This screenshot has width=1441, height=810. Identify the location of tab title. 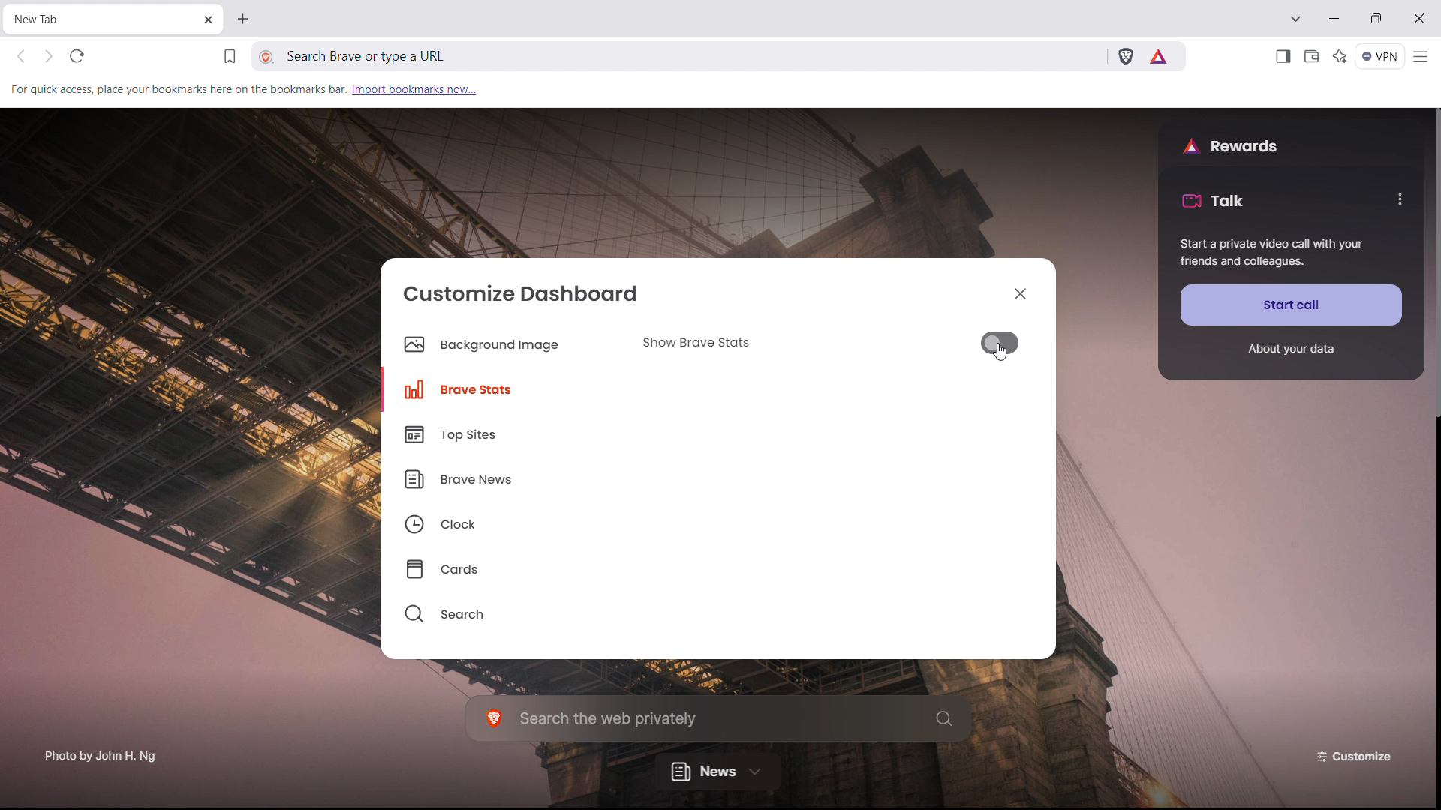
(47, 19).